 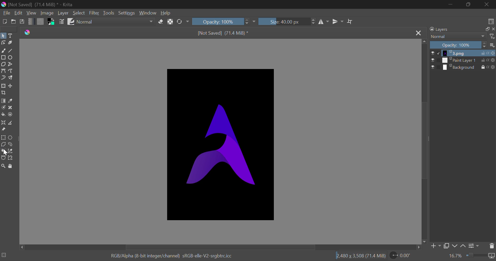 I want to click on Delete Layer, so click(x=490, y=246).